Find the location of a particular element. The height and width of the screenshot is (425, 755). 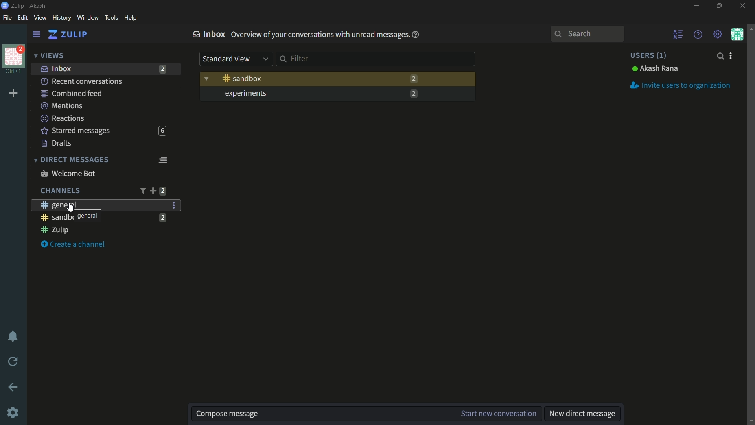

add channel is located at coordinates (153, 190).